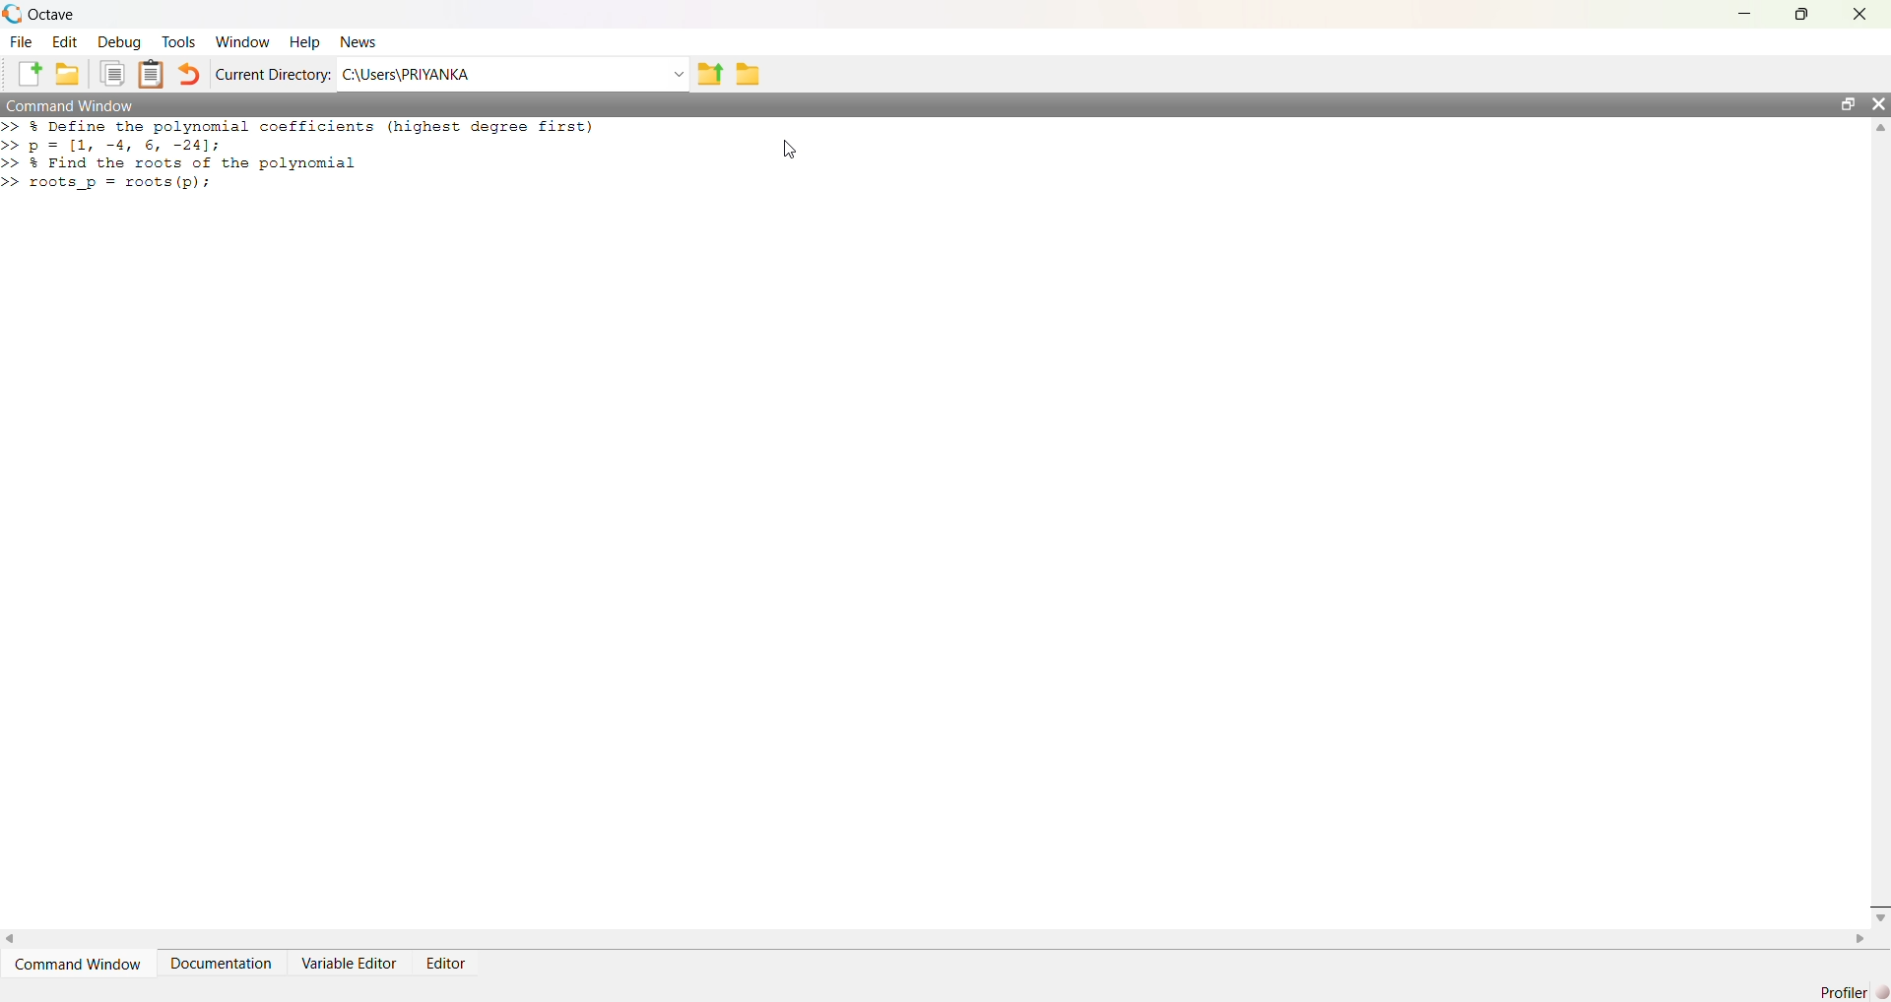  Describe the element at coordinates (1801, 17) in the screenshot. I see `Maximize` at that location.